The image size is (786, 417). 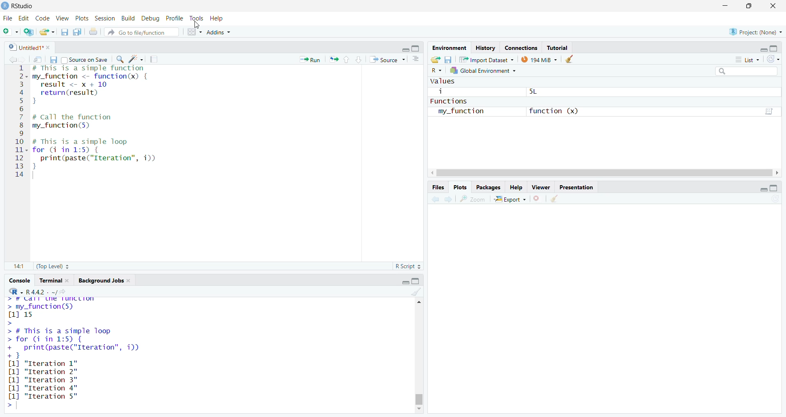 What do you see at coordinates (131, 281) in the screenshot?
I see `close` at bounding box center [131, 281].